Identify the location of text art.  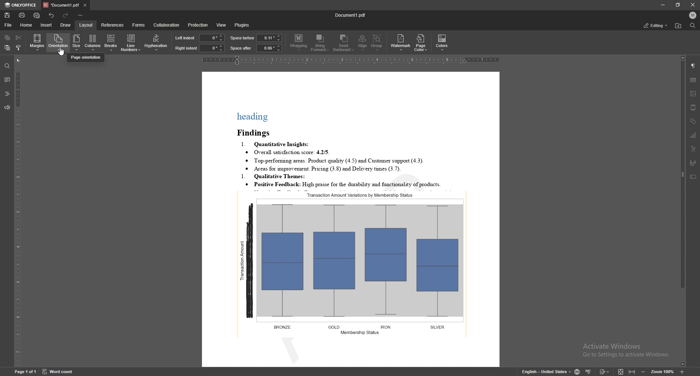
(694, 149).